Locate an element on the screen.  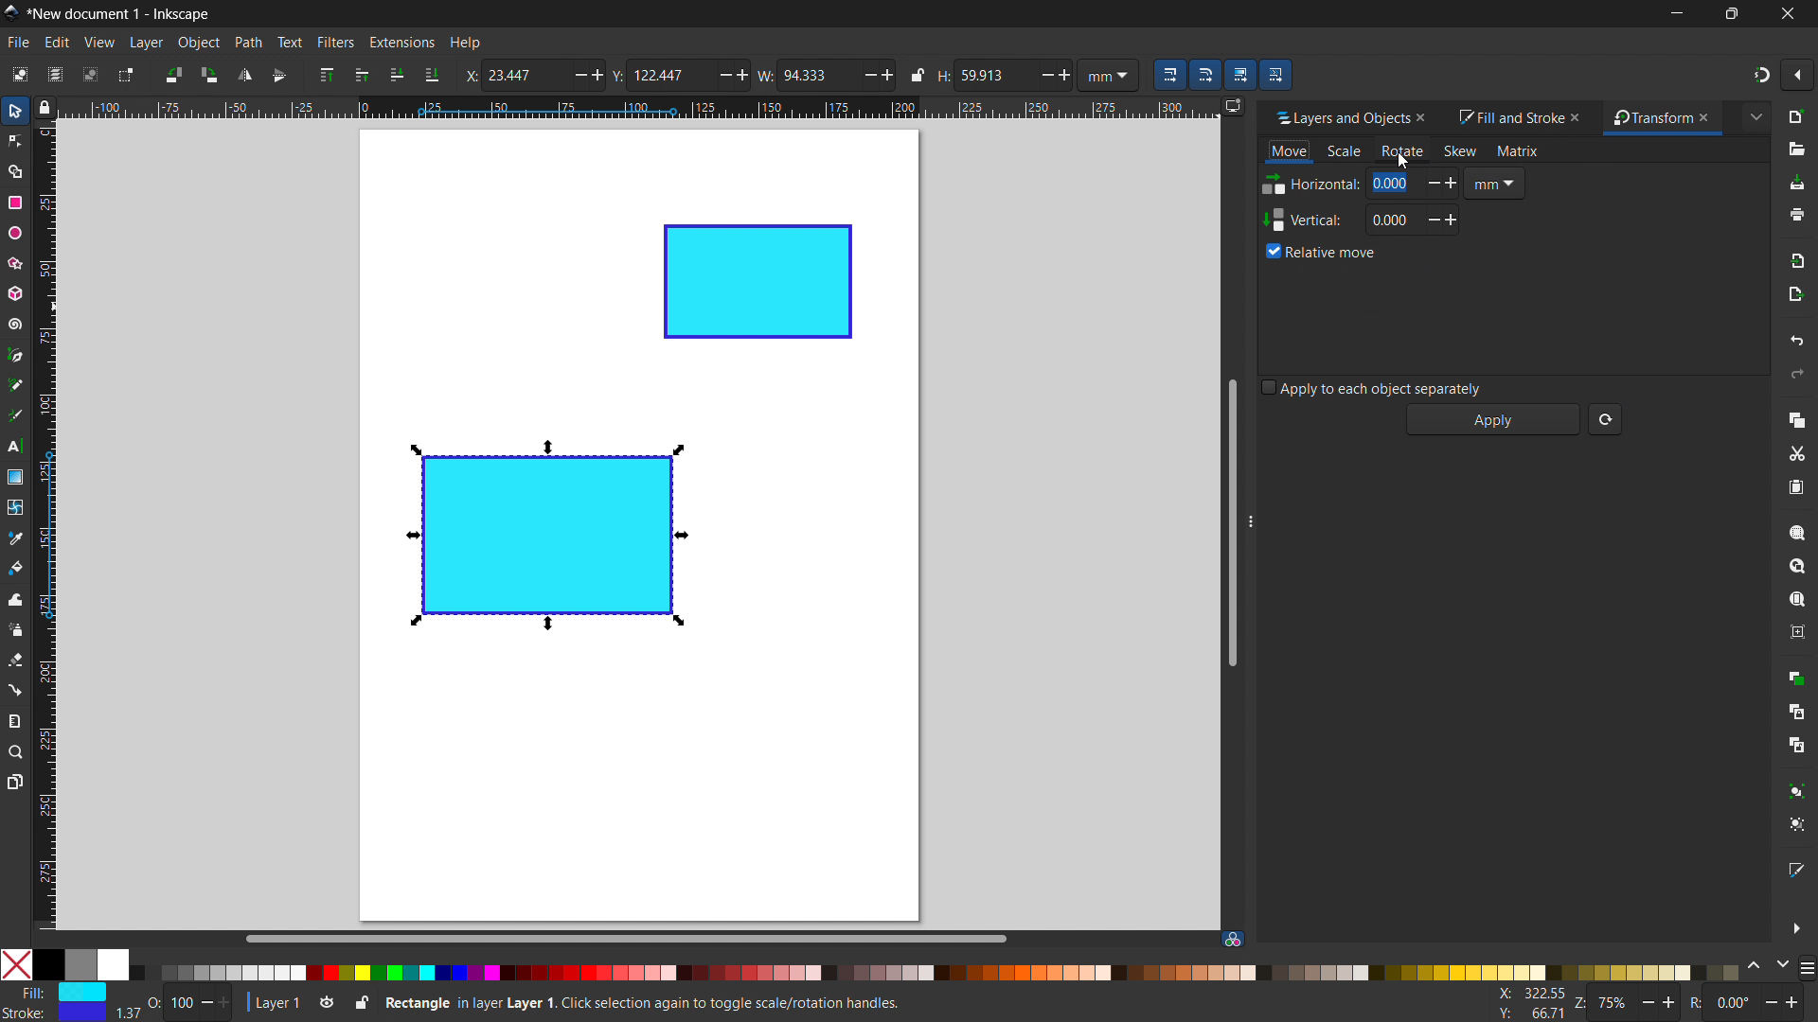
raise is located at coordinates (362, 75).